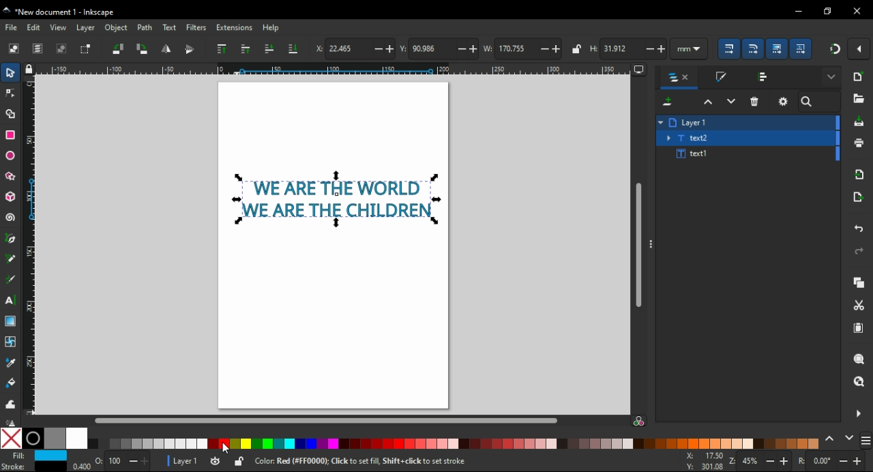  What do you see at coordinates (273, 28) in the screenshot?
I see `help` at bounding box center [273, 28].